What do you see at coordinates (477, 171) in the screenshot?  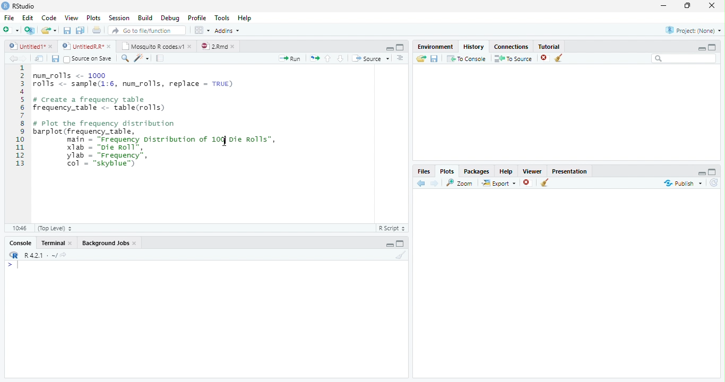 I see `Packages` at bounding box center [477, 171].